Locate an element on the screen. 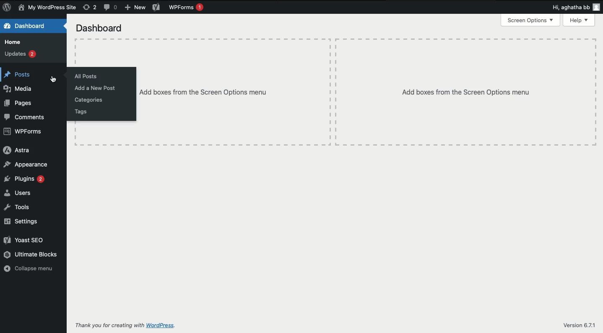 This screenshot has width=603, height=333. Appearance is located at coordinates (27, 165).